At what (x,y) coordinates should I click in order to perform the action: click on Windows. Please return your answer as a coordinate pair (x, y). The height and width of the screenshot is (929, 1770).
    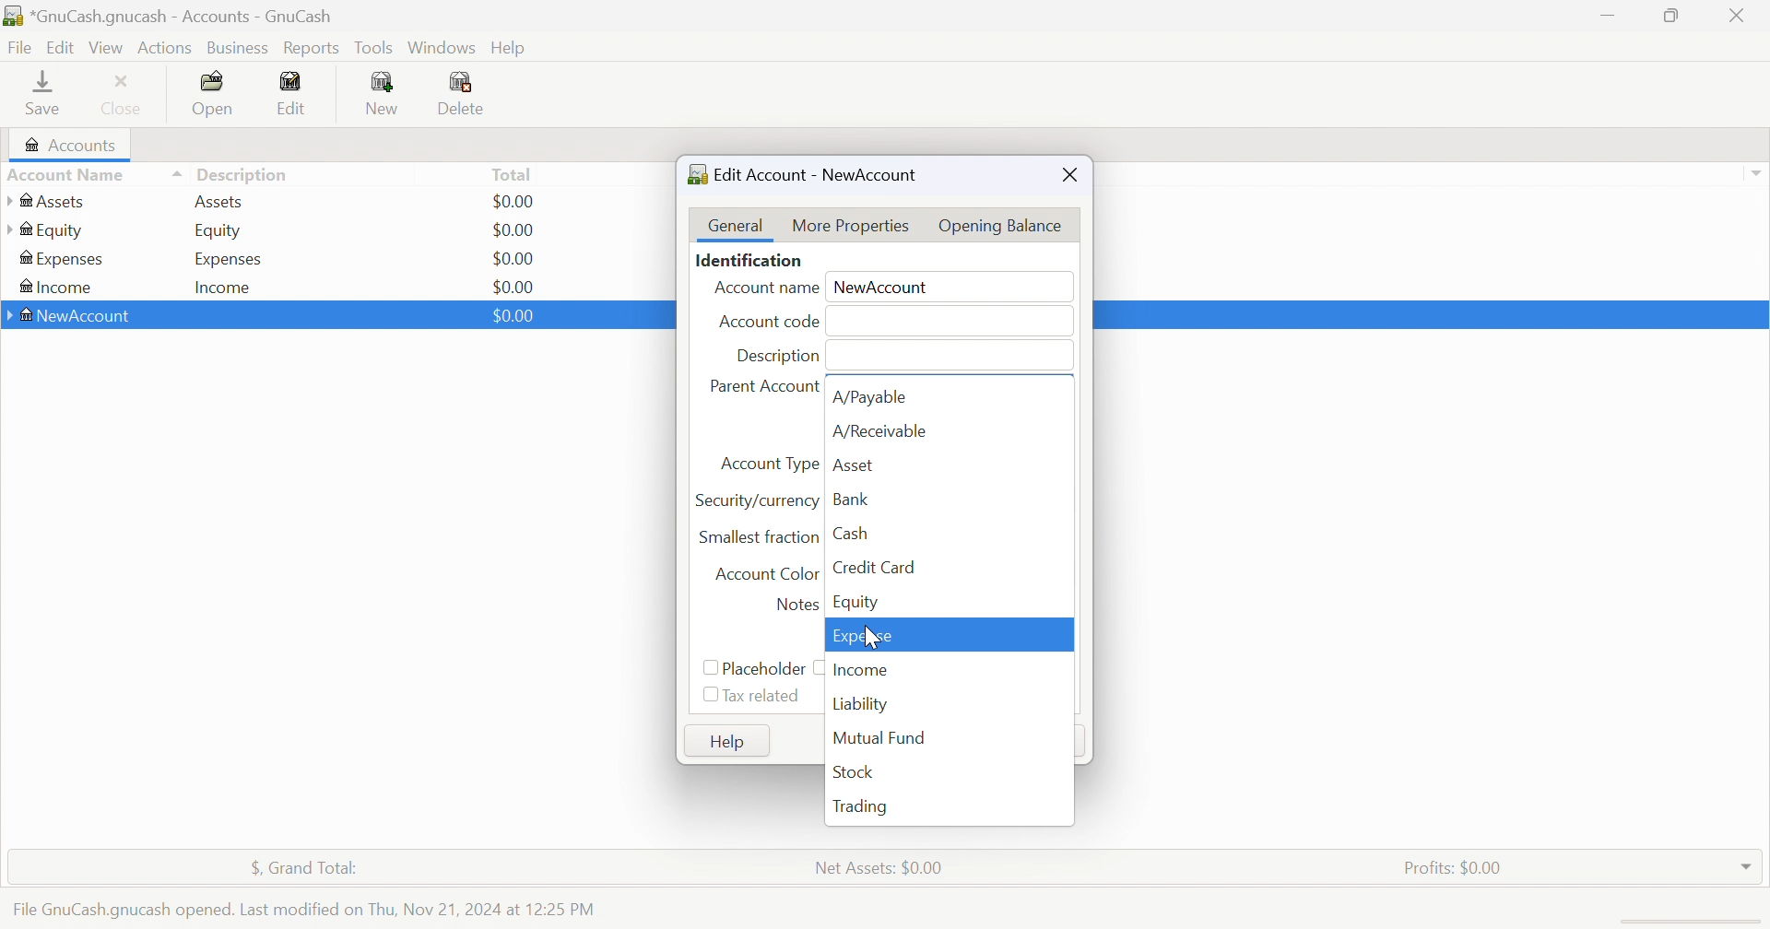
    Looking at the image, I should click on (442, 48).